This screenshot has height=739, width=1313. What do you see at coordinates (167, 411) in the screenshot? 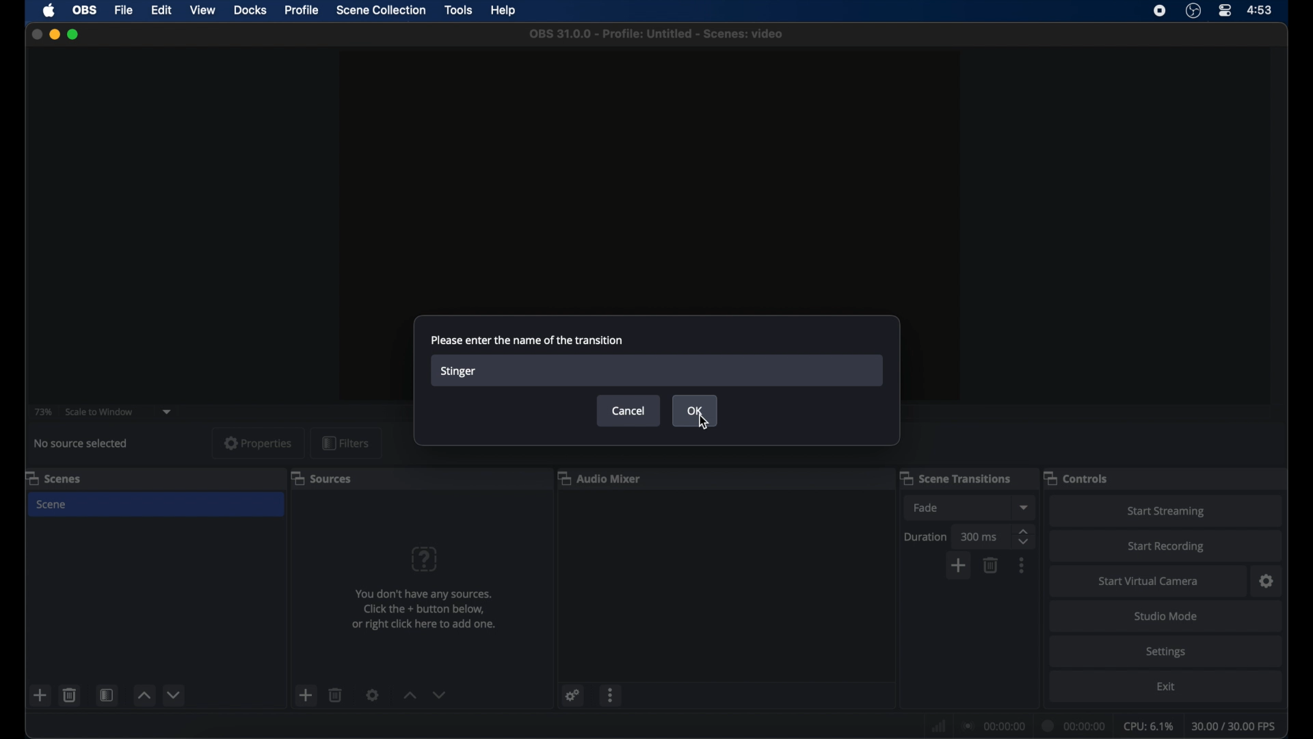
I see `dropdown` at bounding box center [167, 411].